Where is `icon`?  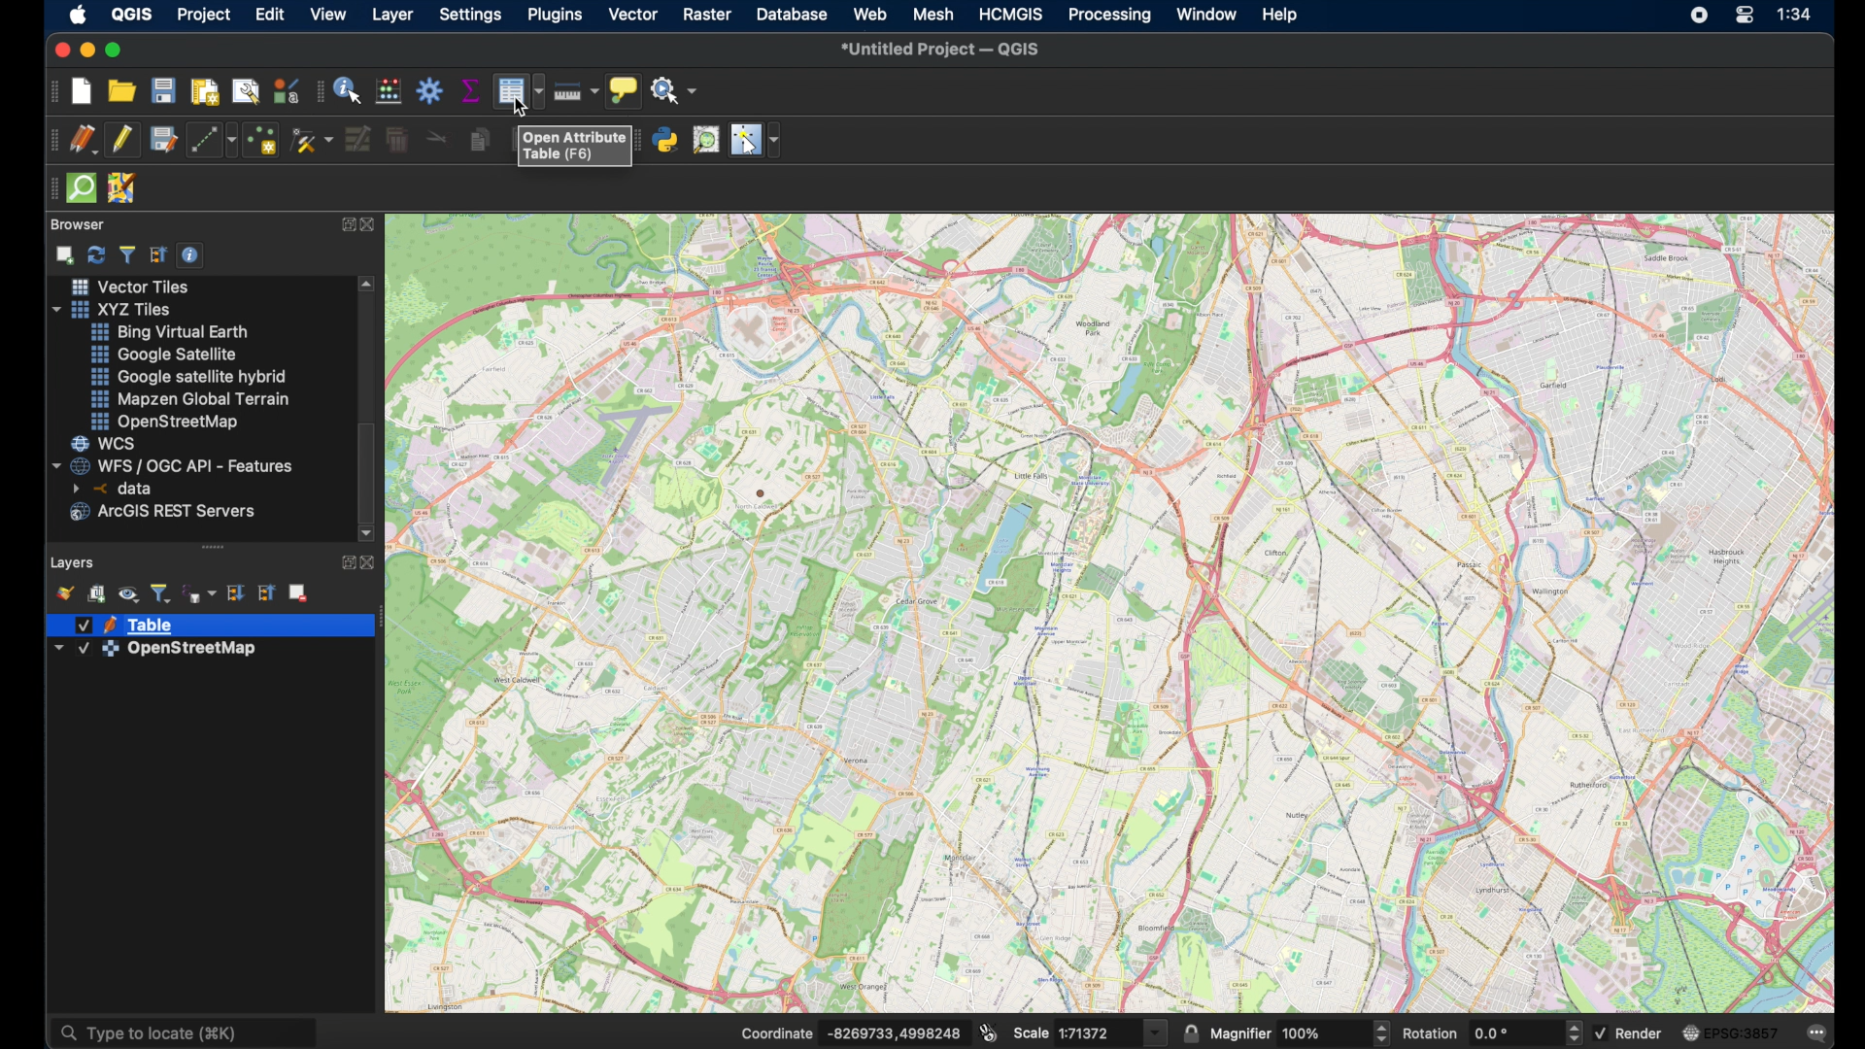 icon is located at coordinates (1689, 1032).